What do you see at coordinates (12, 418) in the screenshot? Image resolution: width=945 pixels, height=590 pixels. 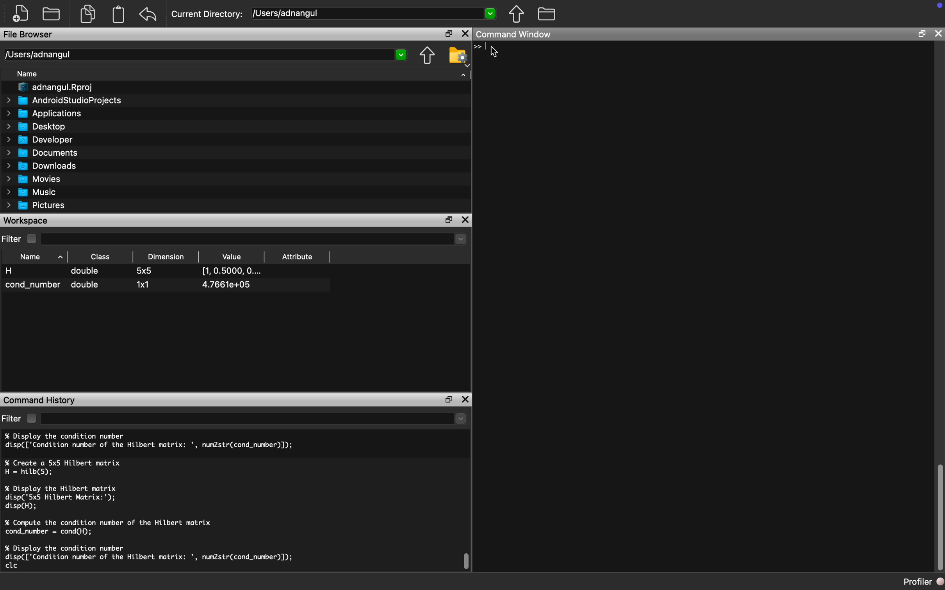 I see `Filter` at bounding box center [12, 418].